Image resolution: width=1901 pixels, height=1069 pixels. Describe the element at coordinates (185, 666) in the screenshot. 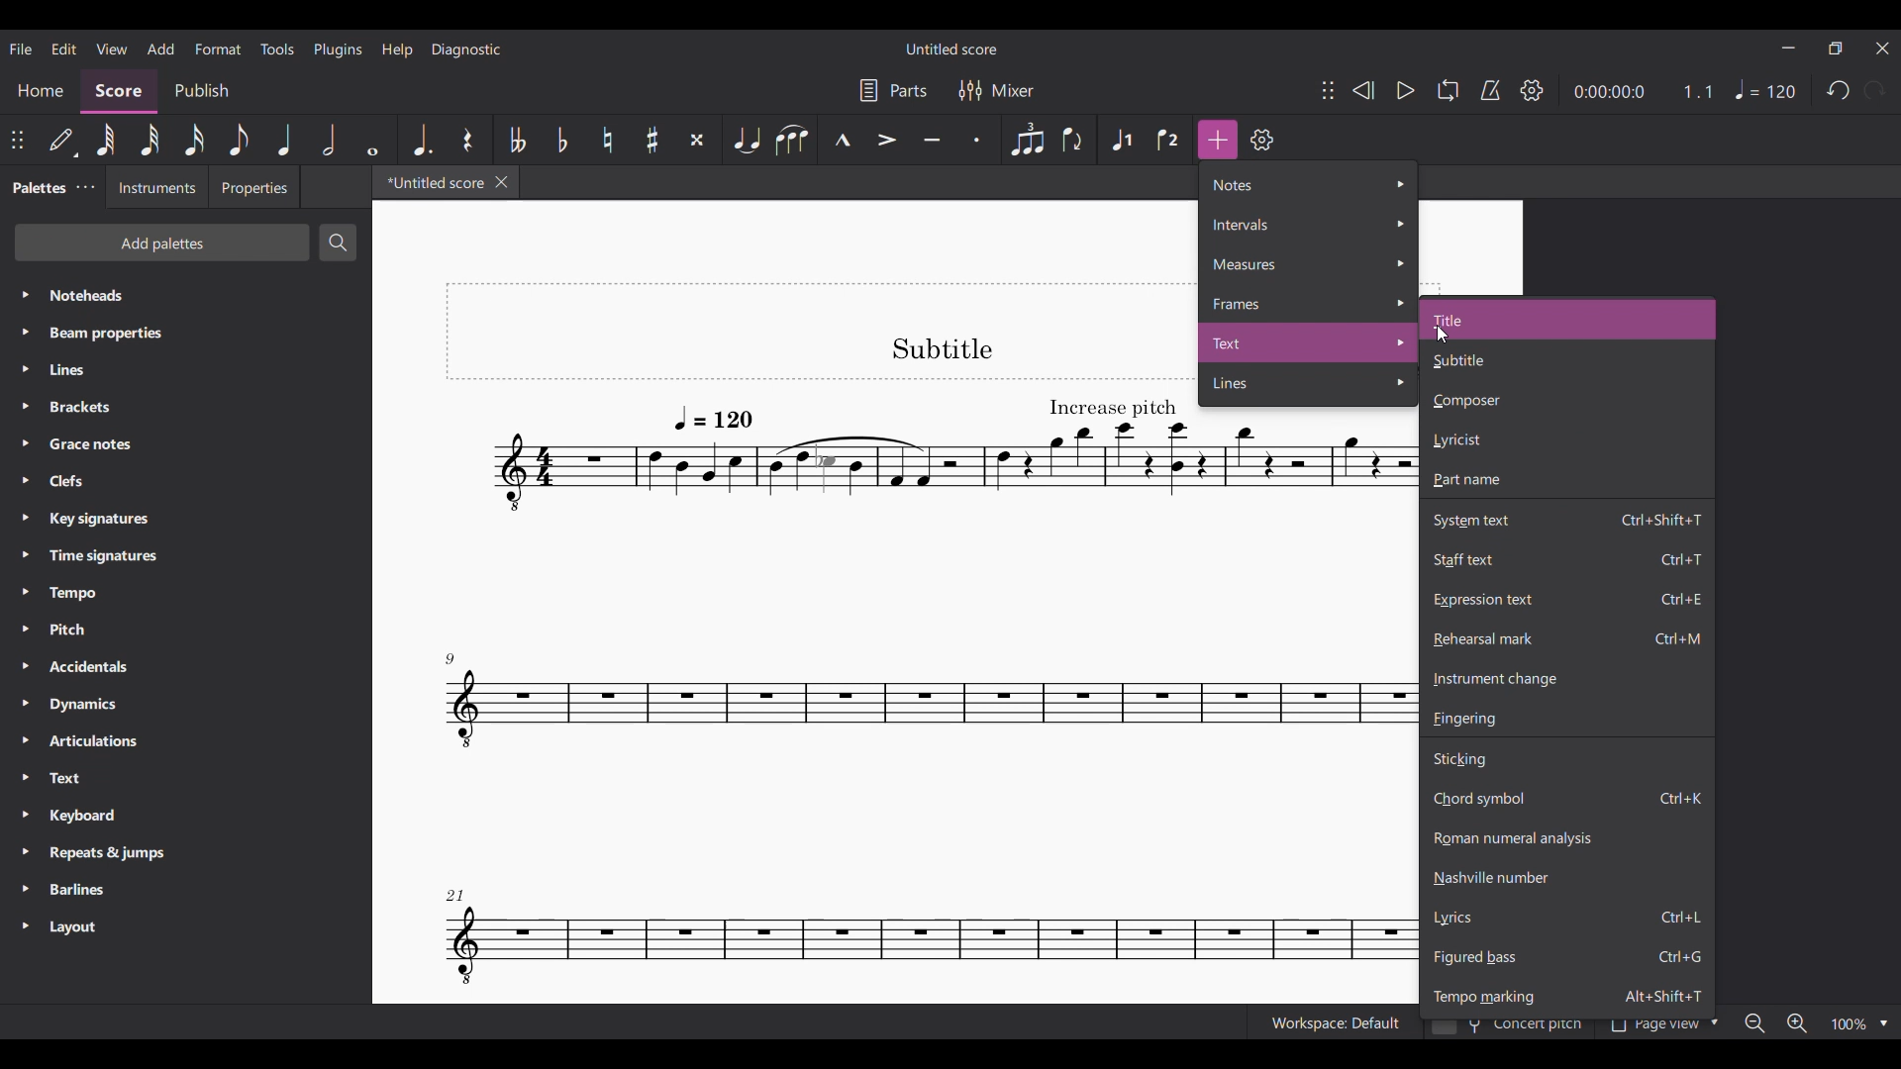

I see `Accidentals` at that location.